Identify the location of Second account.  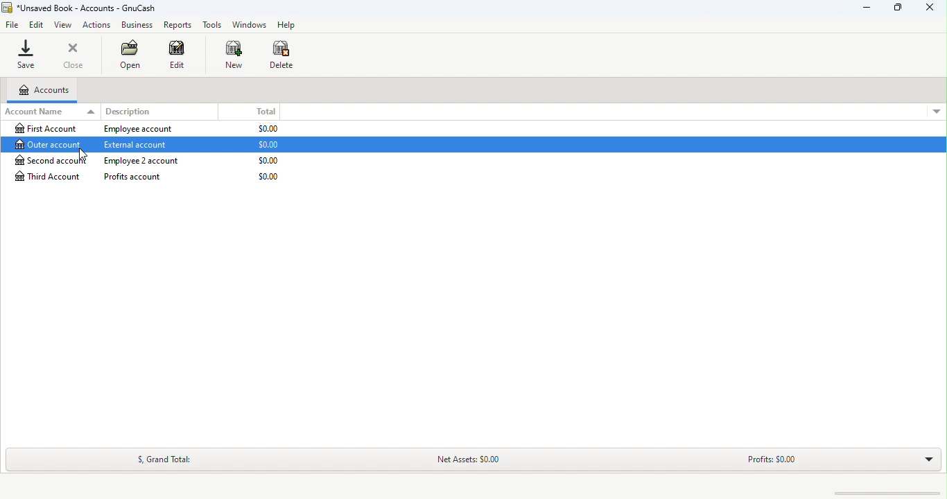
(153, 161).